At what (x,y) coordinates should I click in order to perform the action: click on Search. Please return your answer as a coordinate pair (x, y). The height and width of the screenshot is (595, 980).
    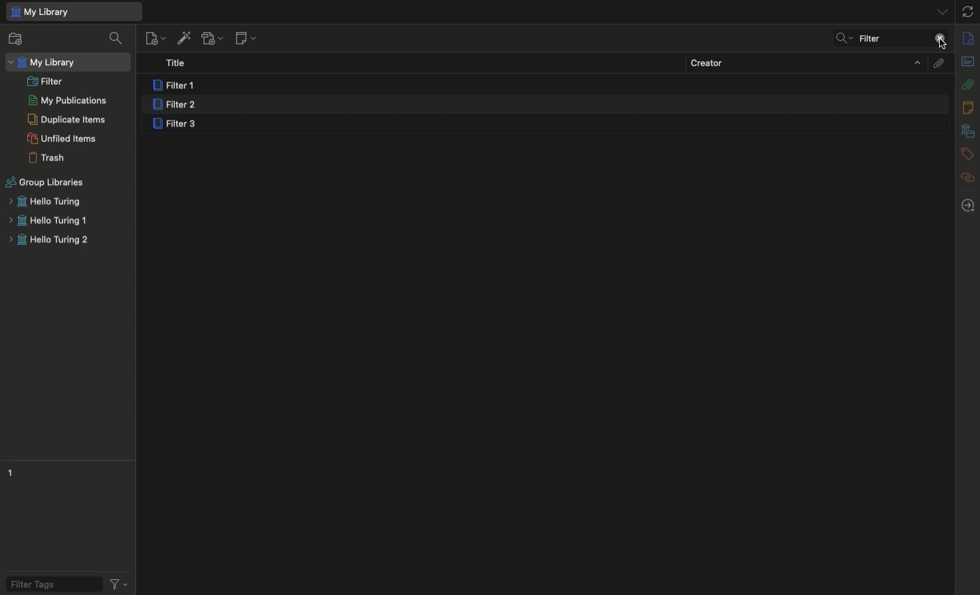
    Looking at the image, I should click on (841, 39).